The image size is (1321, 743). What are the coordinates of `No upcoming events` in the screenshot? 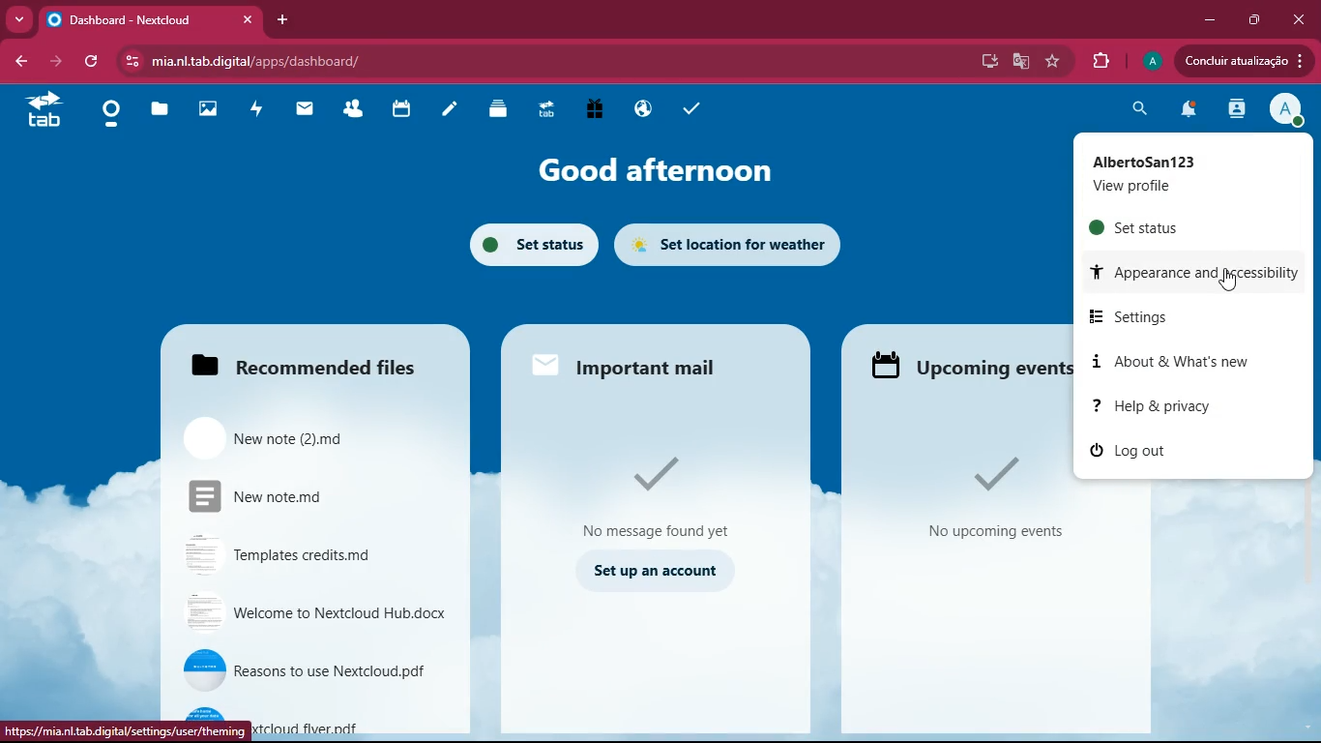 It's located at (996, 483).